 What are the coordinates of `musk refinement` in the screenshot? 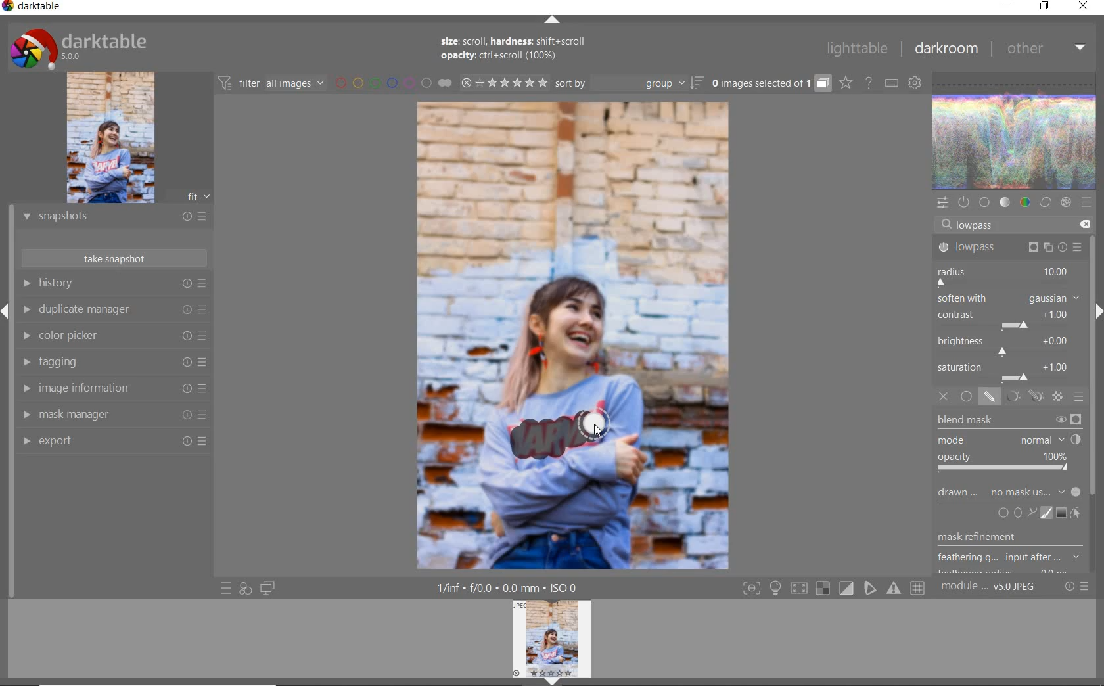 It's located at (1001, 539).